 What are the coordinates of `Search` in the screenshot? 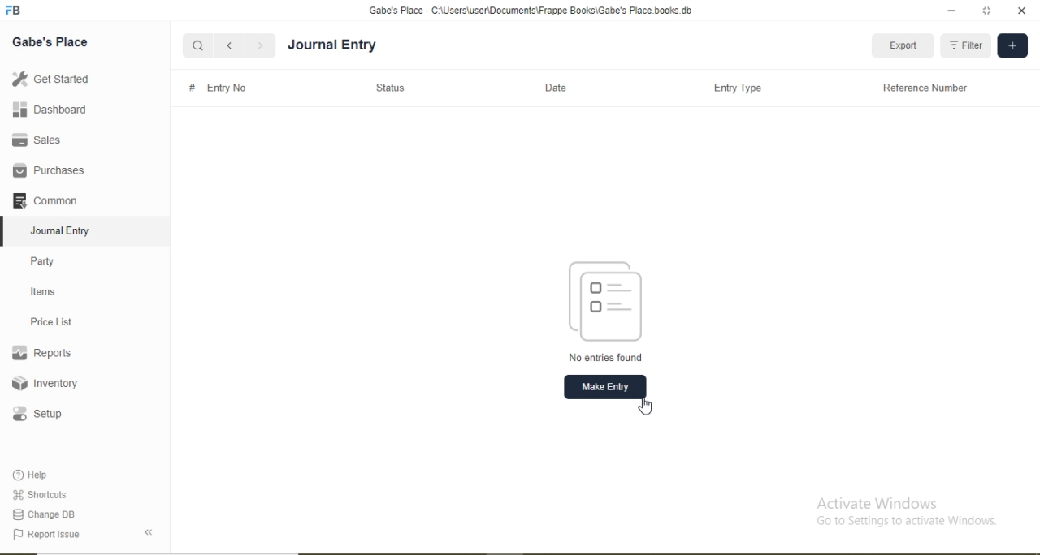 It's located at (197, 46).